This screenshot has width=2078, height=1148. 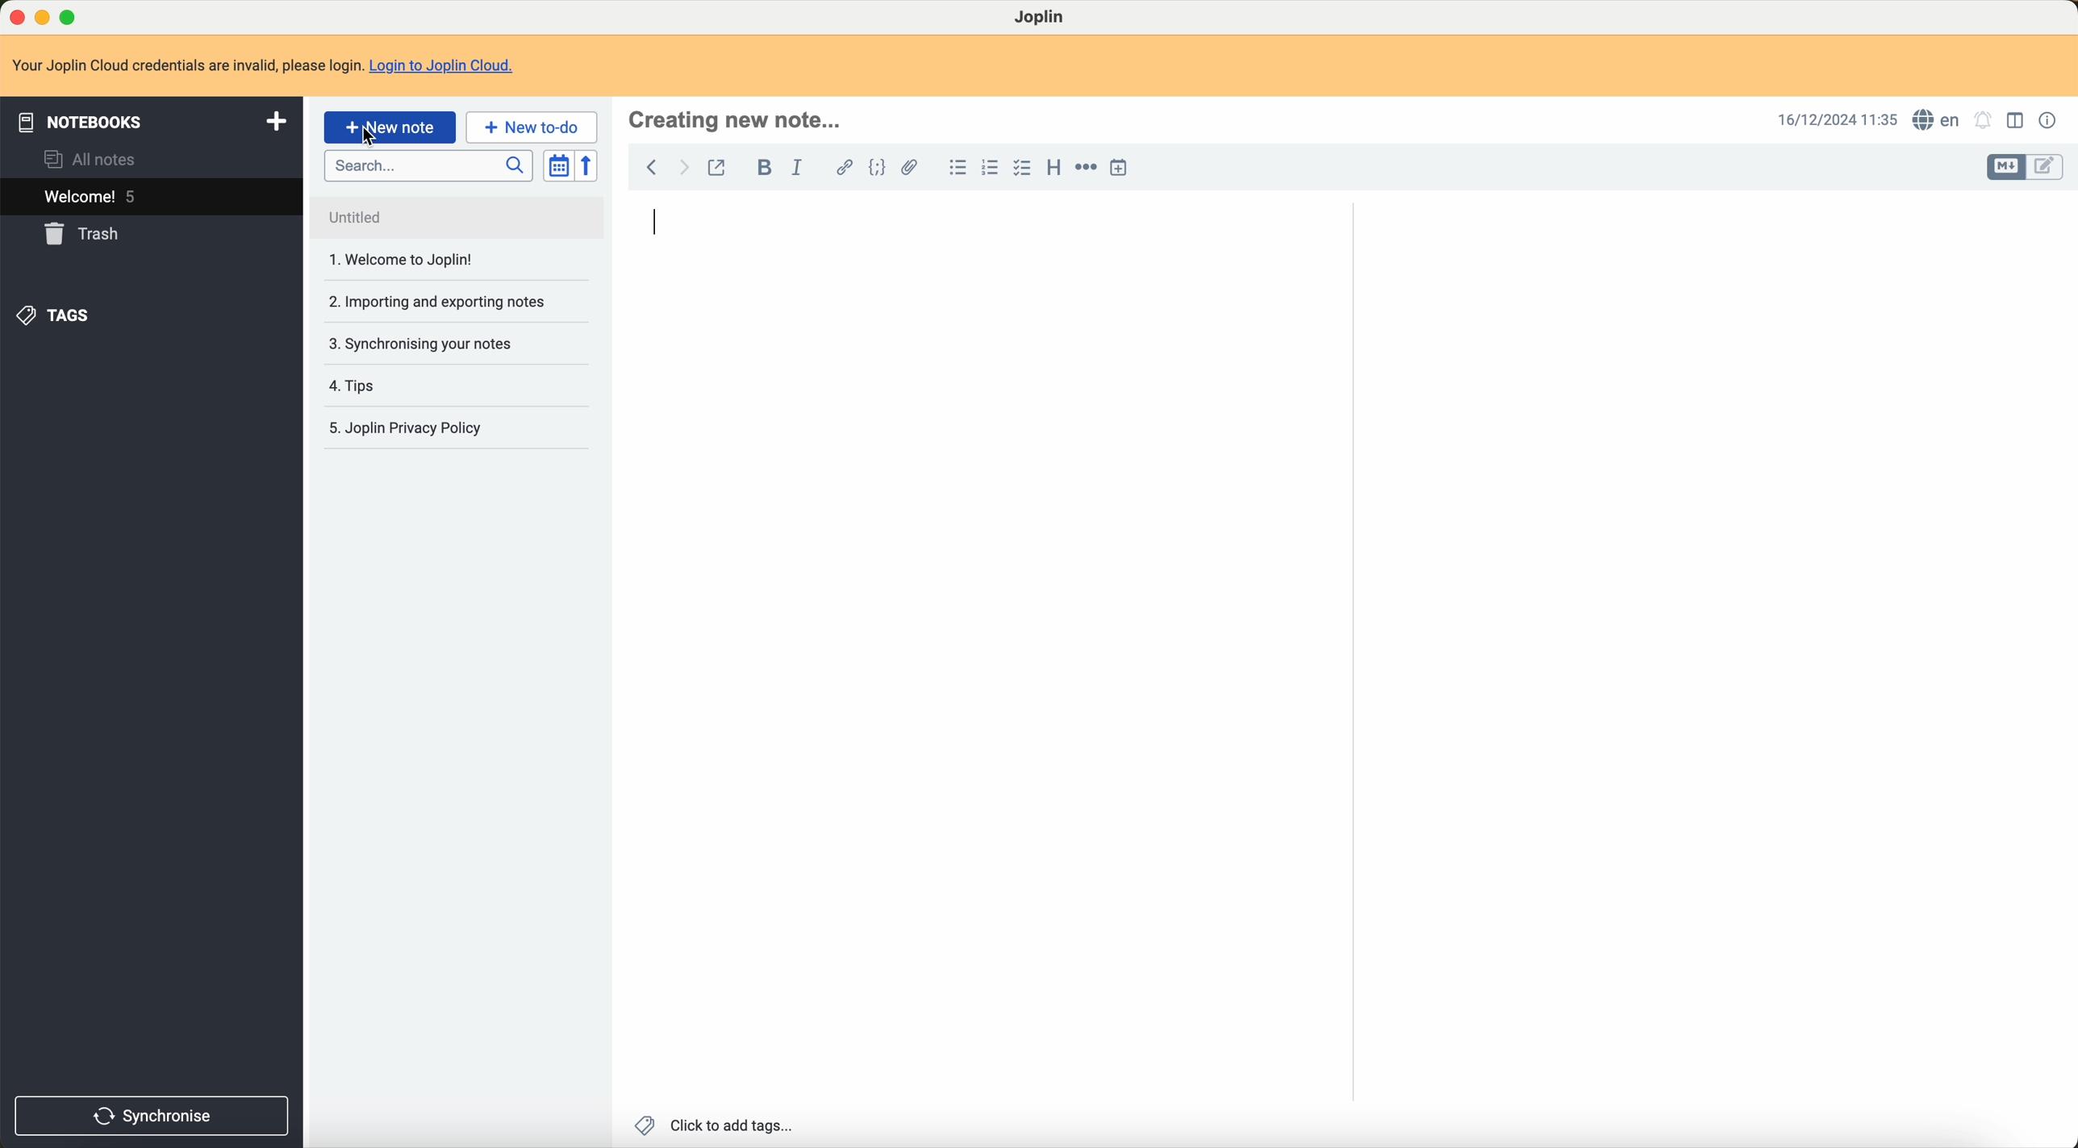 What do you see at coordinates (716, 1125) in the screenshot?
I see `click to add tags` at bounding box center [716, 1125].